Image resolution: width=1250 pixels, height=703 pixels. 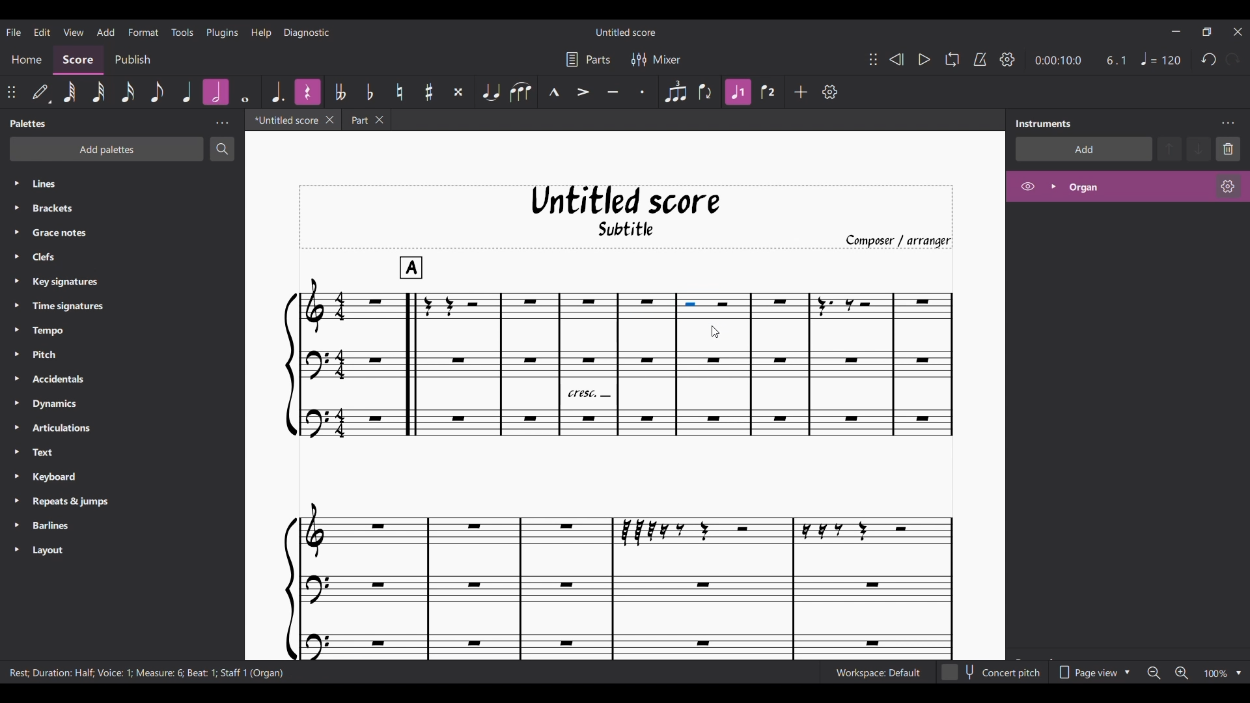 What do you see at coordinates (705, 92) in the screenshot?
I see `Flip direction` at bounding box center [705, 92].